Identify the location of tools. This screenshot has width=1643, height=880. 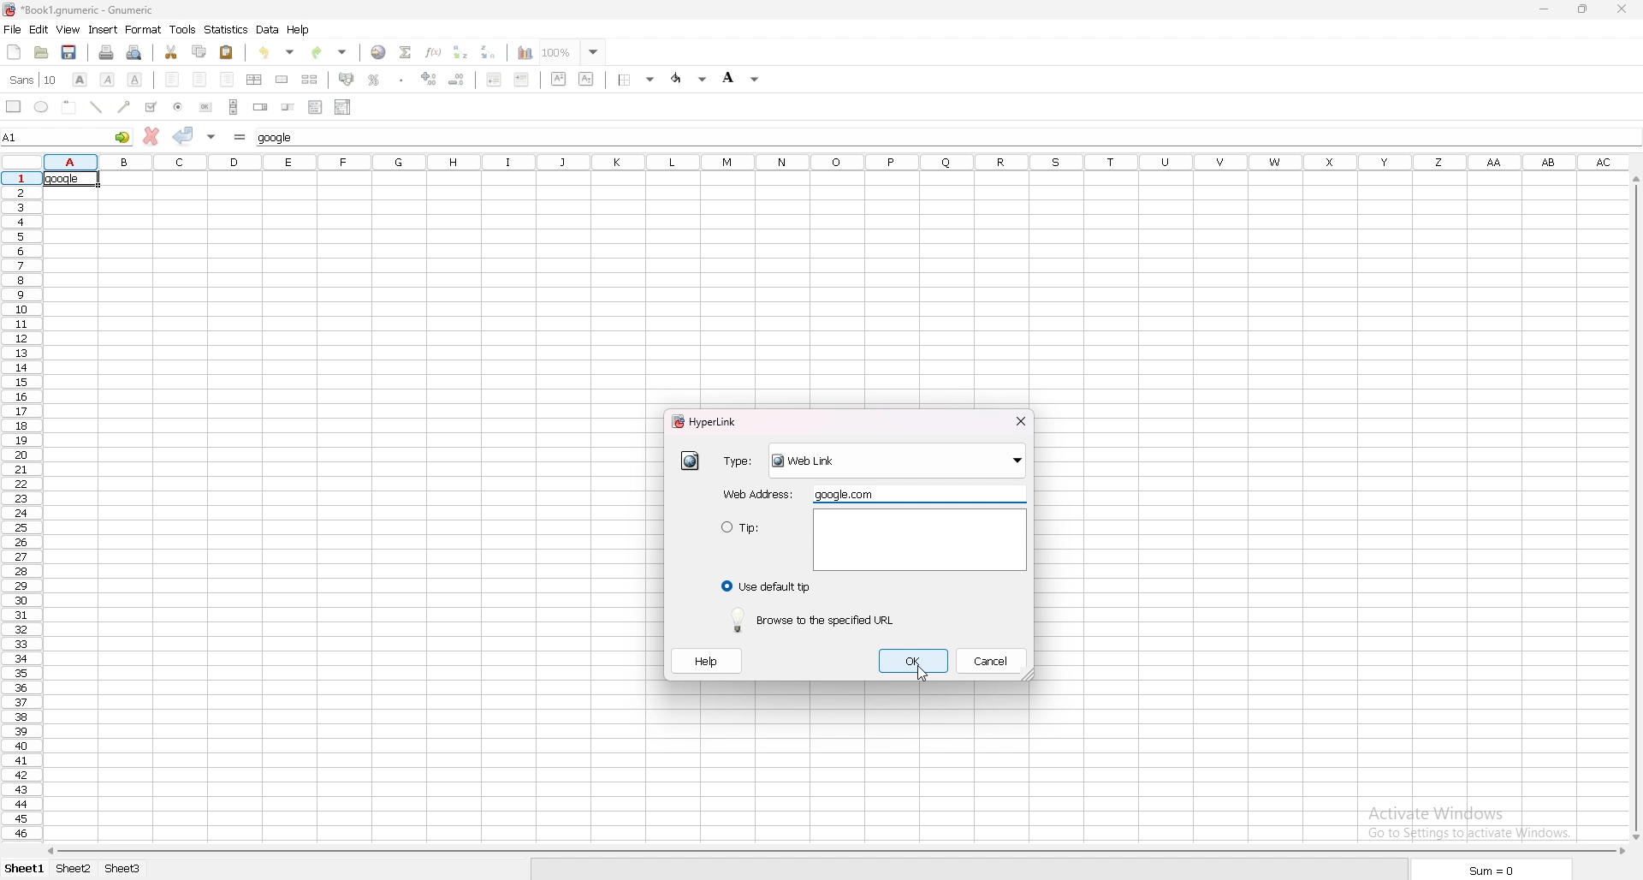
(182, 29).